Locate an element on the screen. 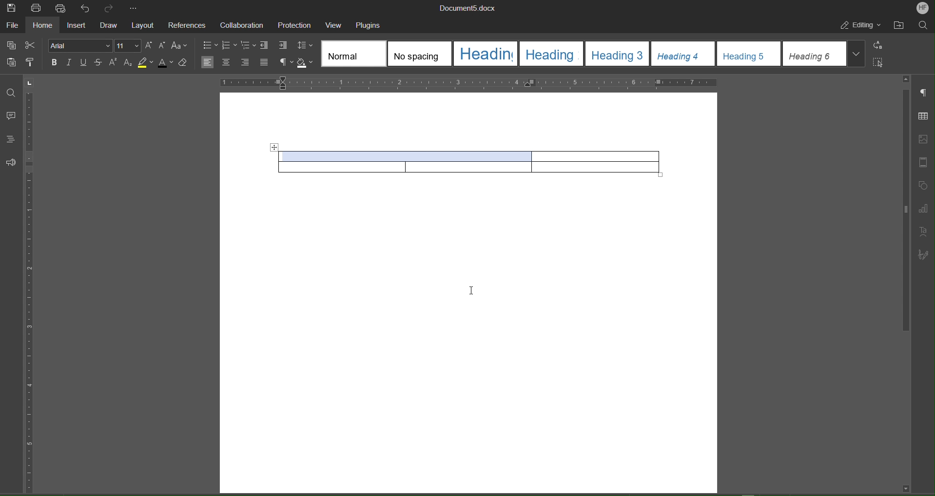 Image resolution: width=935 pixels, height=496 pixels. heading 2 is located at coordinates (553, 54).